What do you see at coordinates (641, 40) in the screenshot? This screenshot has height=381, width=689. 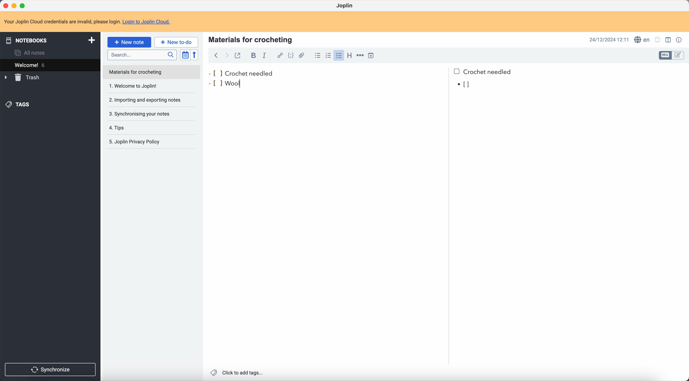 I see `spell checker` at bounding box center [641, 40].